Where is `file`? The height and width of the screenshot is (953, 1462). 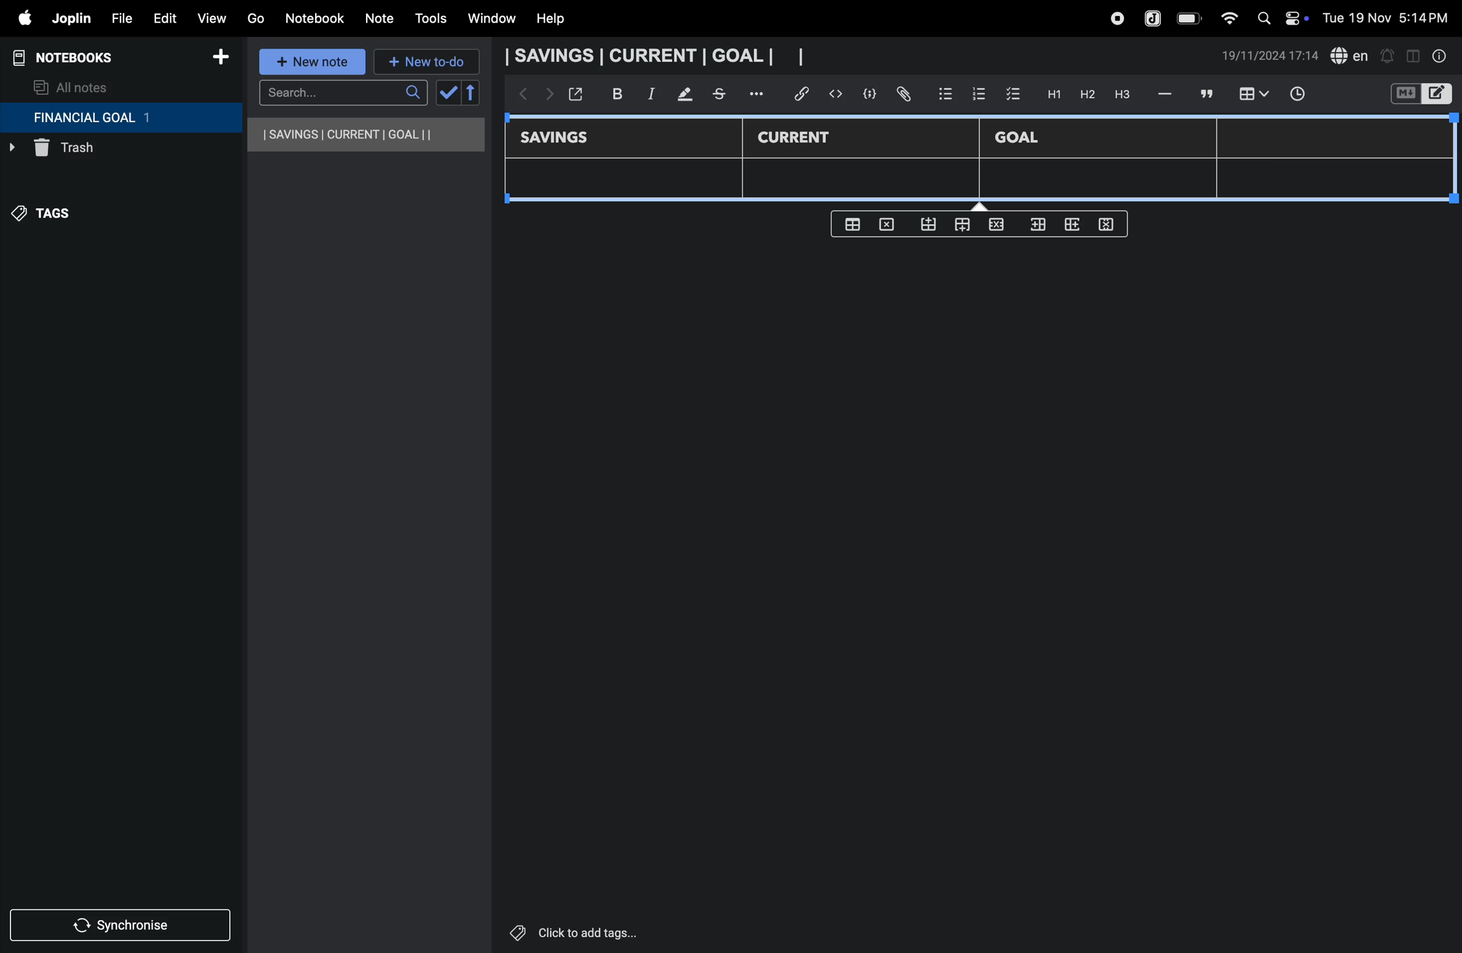 file is located at coordinates (117, 17).